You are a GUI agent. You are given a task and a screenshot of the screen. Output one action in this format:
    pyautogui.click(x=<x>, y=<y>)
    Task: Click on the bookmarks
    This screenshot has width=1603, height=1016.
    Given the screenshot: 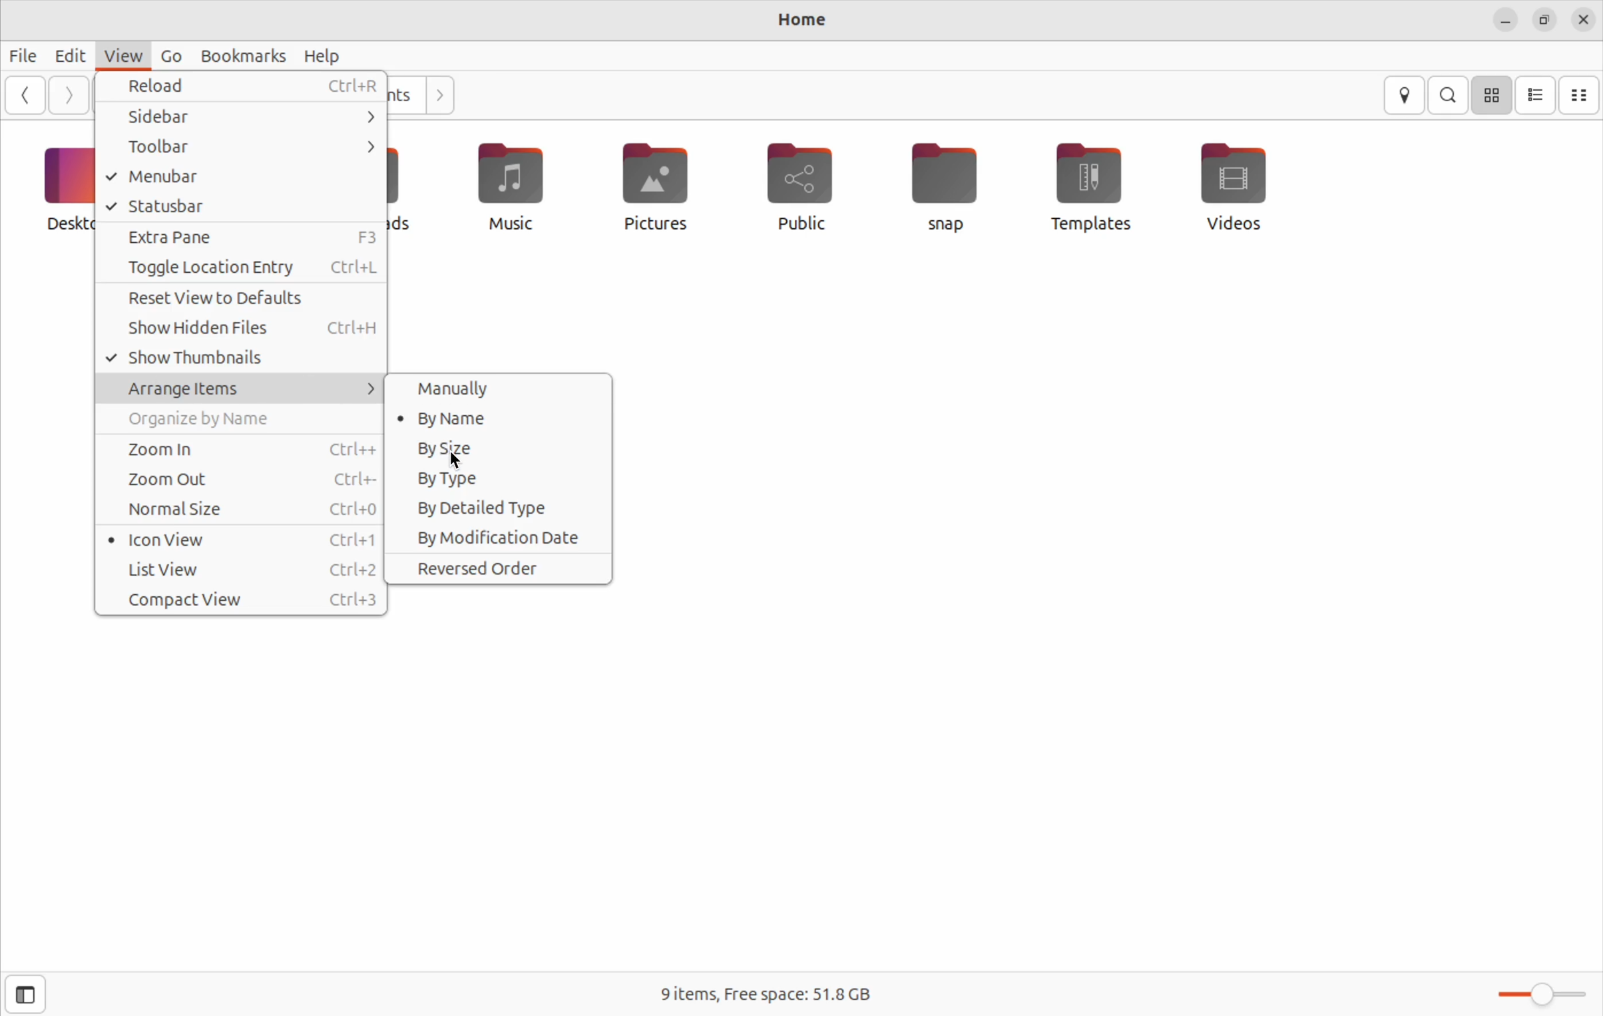 What is the action you would take?
    pyautogui.click(x=243, y=53)
    